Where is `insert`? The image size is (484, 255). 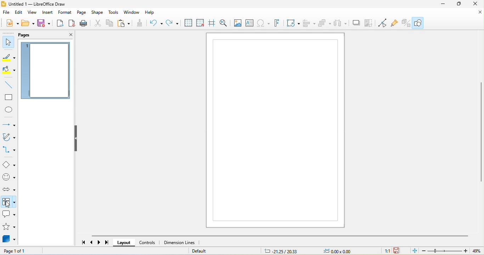
insert is located at coordinates (48, 13).